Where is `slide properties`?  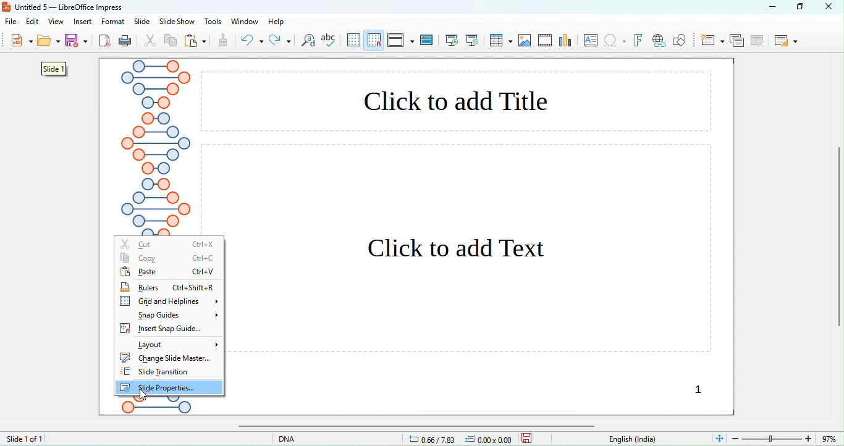
slide properties is located at coordinates (169, 387).